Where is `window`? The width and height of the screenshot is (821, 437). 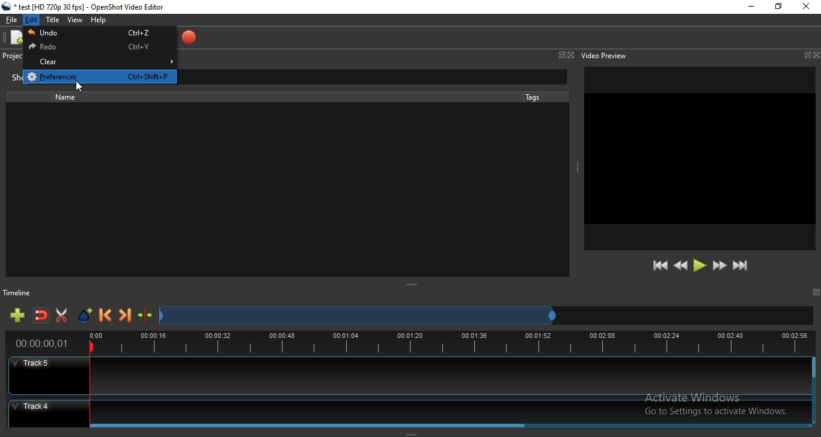
window is located at coordinates (806, 55).